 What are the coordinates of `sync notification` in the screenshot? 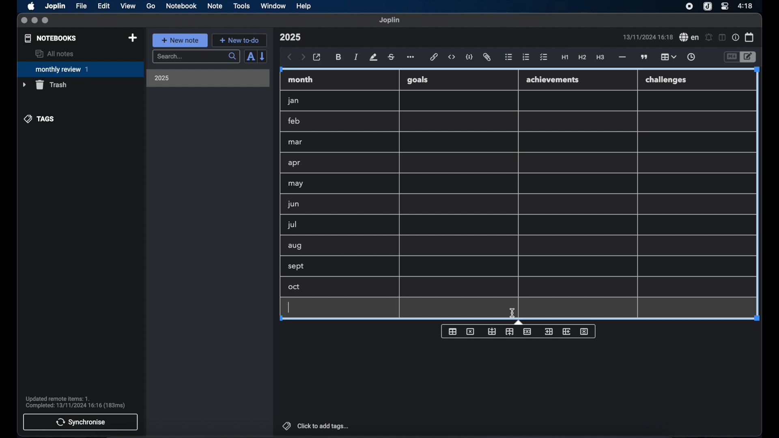 It's located at (75, 402).